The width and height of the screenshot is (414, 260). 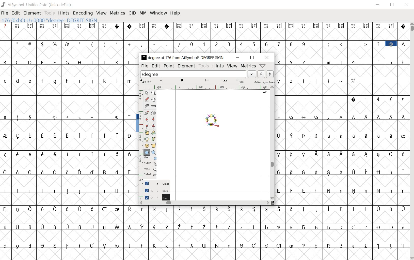 I want to click on special characters, so click(x=69, y=118).